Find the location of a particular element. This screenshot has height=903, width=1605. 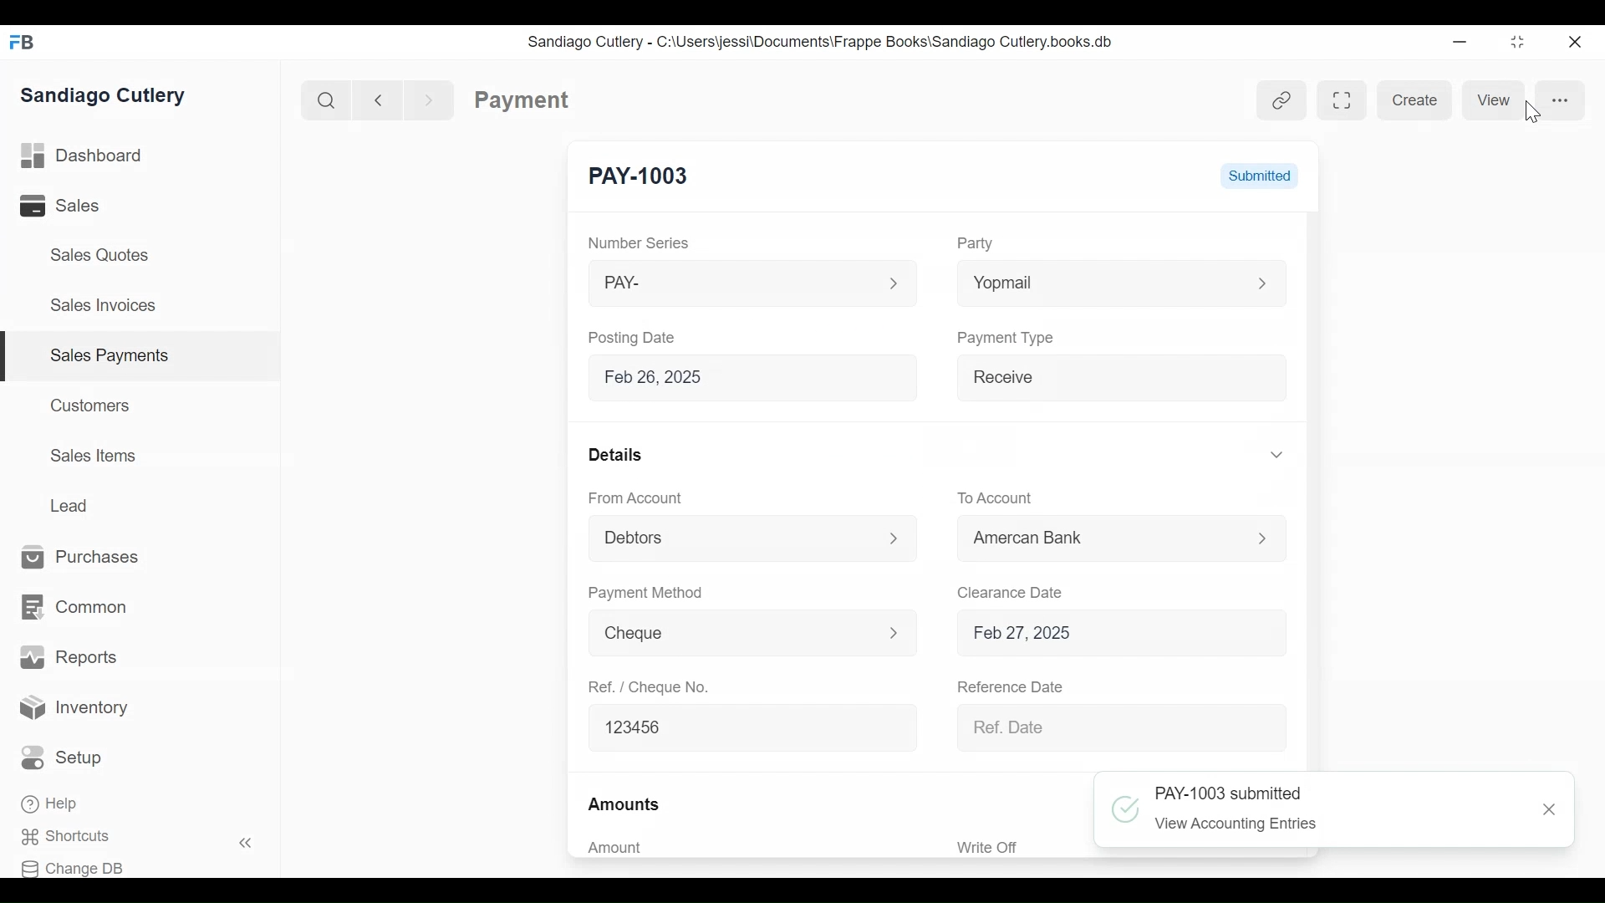

To Account is located at coordinates (996, 497).